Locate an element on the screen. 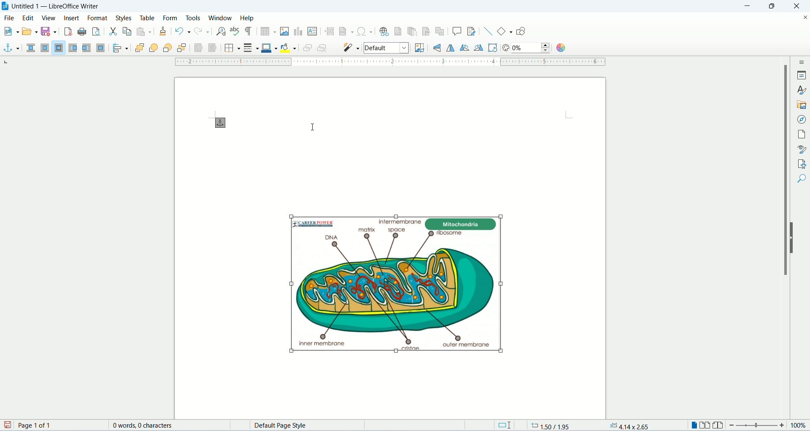  insert cross references is located at coordinates (440, 32).